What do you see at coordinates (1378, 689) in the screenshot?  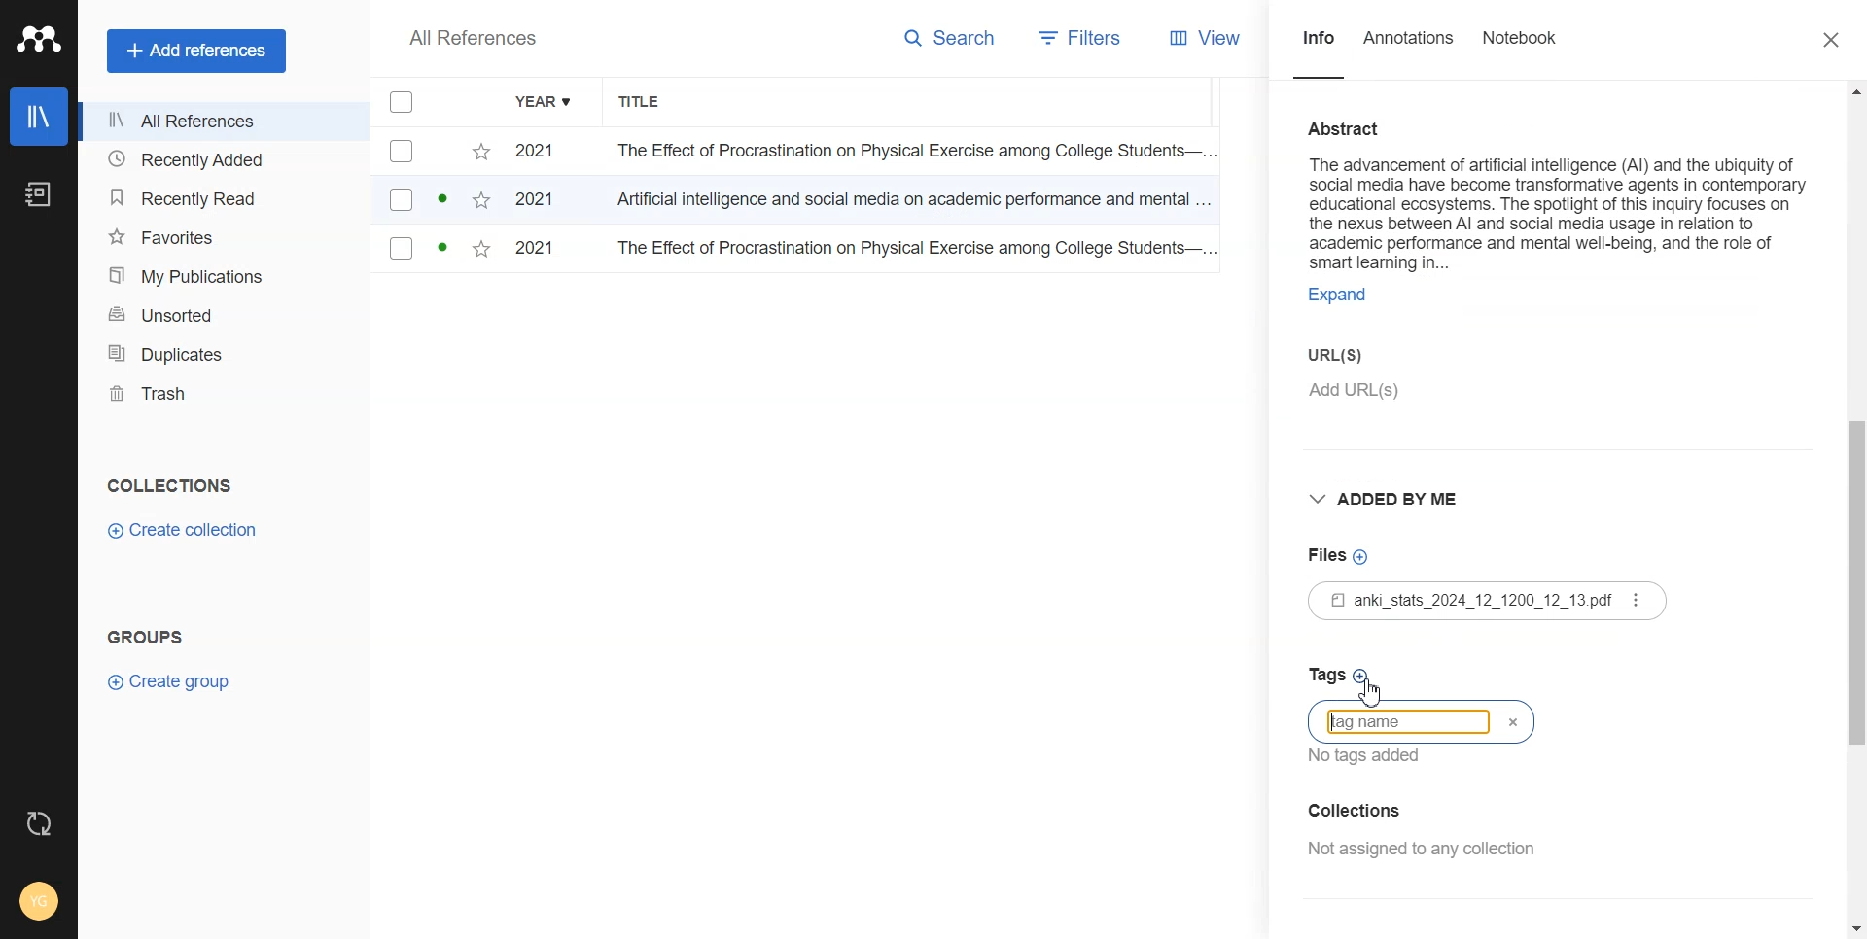 I see `Cursor` at bounding box center [1378, 689].